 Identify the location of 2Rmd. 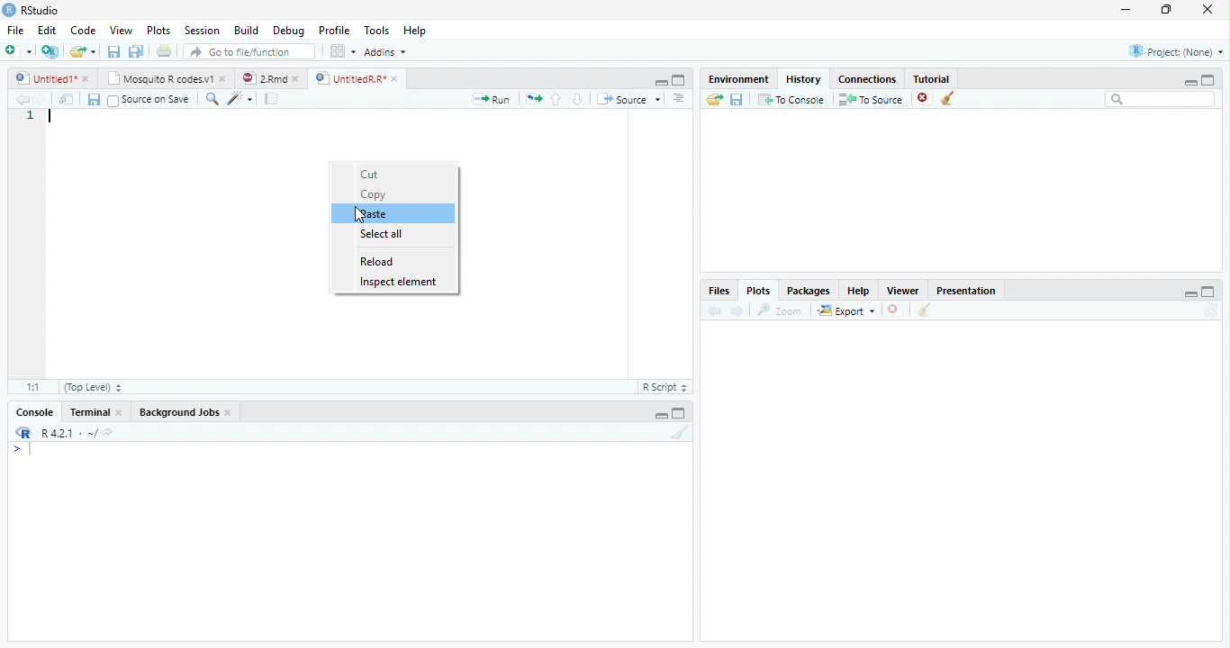
(263, 77).